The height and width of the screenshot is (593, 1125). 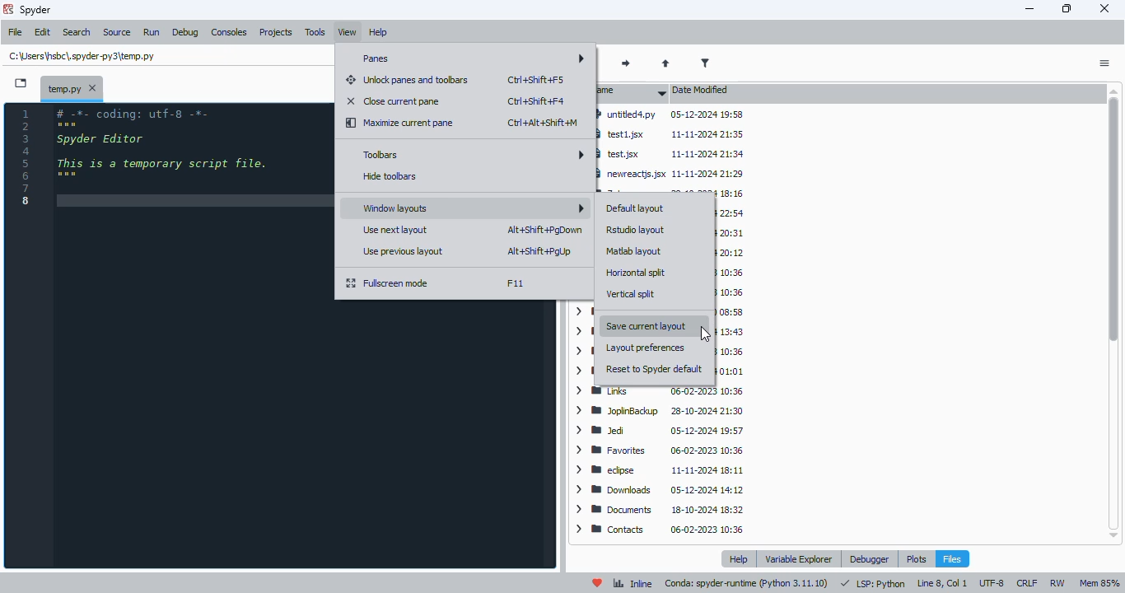 What do you see at coordinates (43, 33) in the screenshot?
I see `edit` at bounding box center [43, 33].